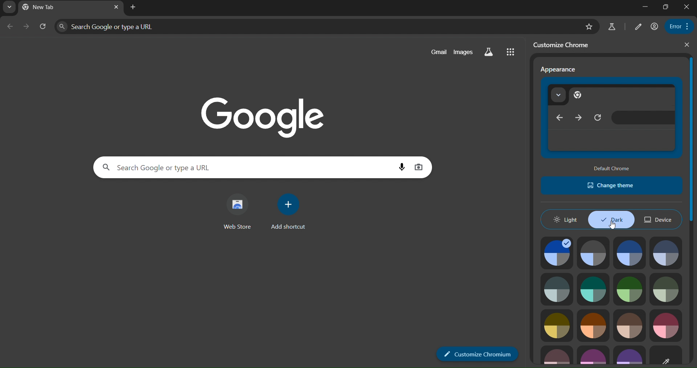 This screenshot has width=697, height=368. I want to click on default chrome, so click(614, 168).